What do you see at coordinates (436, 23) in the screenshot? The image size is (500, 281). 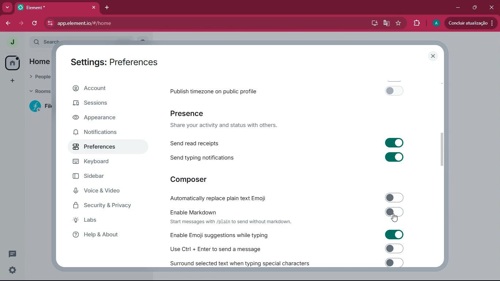 I see `profile` at bounding box center [436, 23].